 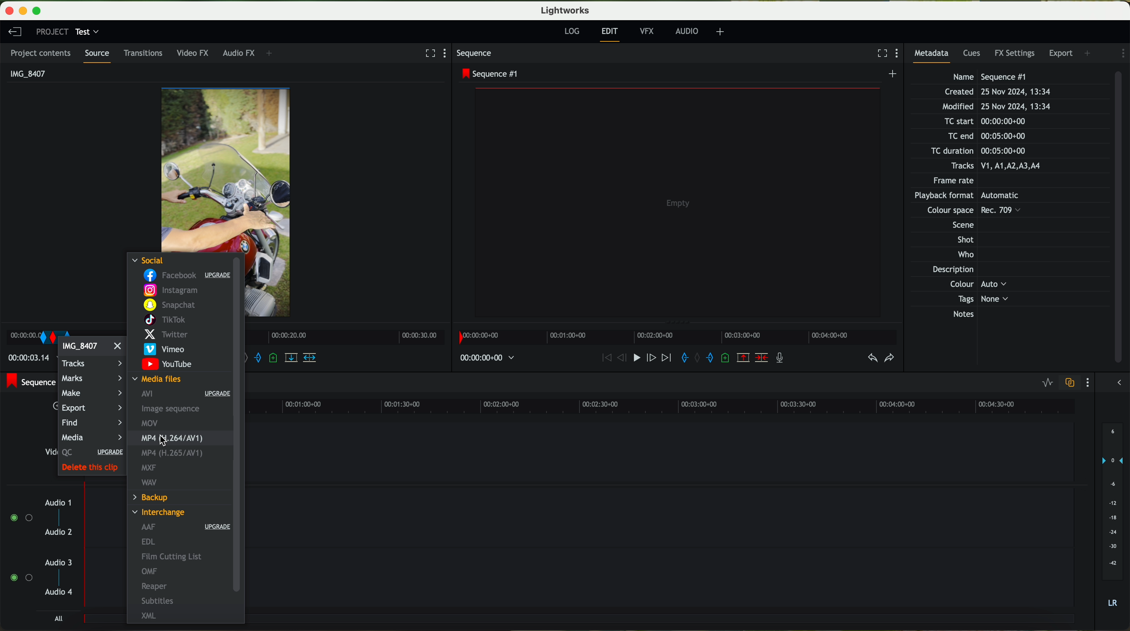 What do you see at coordinates (274, 359) in the screenshot?
I see `add a cue at the current position` at bounding box center [274, 359].